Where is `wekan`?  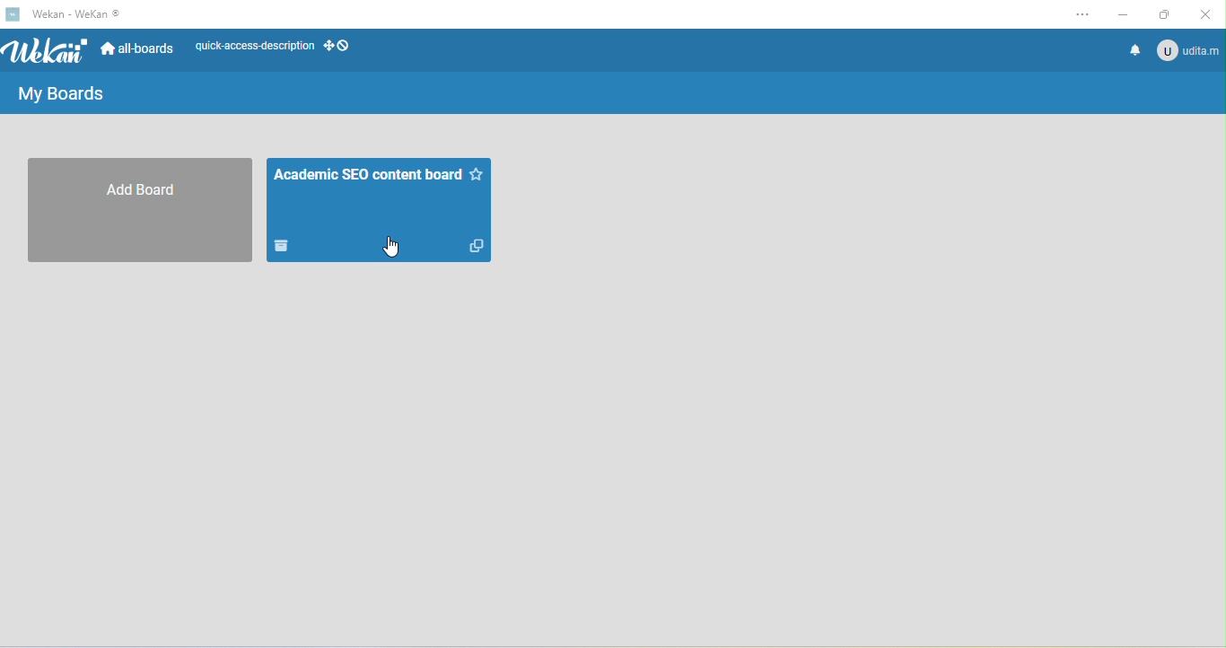
wekan is located at coordinates (48, 52).